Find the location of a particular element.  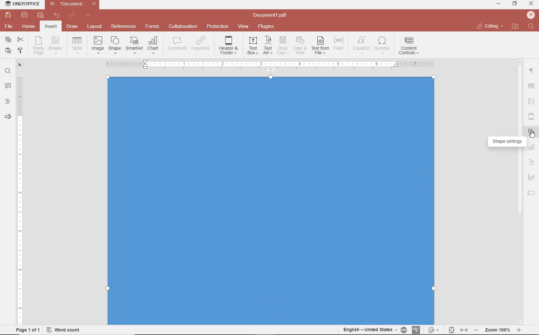

DRAGGING TO EXPAND RECTANGLE is located at coordinates (270, 227).